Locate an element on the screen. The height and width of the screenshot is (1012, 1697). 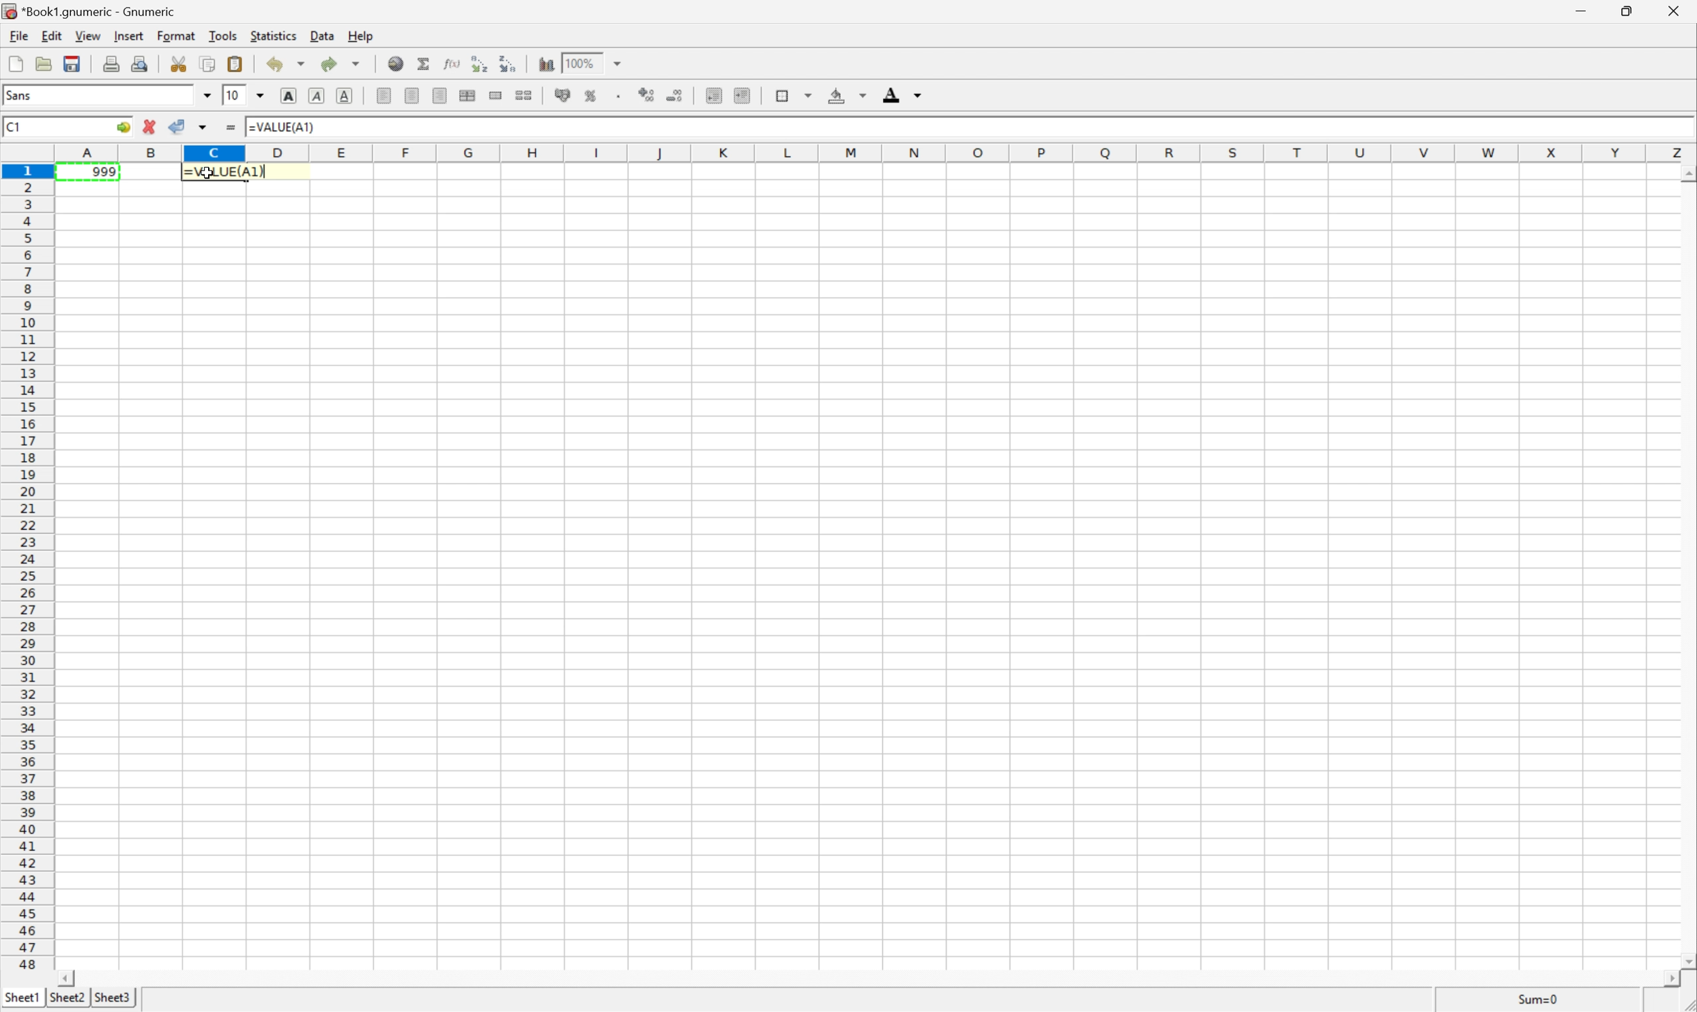
underline is located at coordinates (344, 94).